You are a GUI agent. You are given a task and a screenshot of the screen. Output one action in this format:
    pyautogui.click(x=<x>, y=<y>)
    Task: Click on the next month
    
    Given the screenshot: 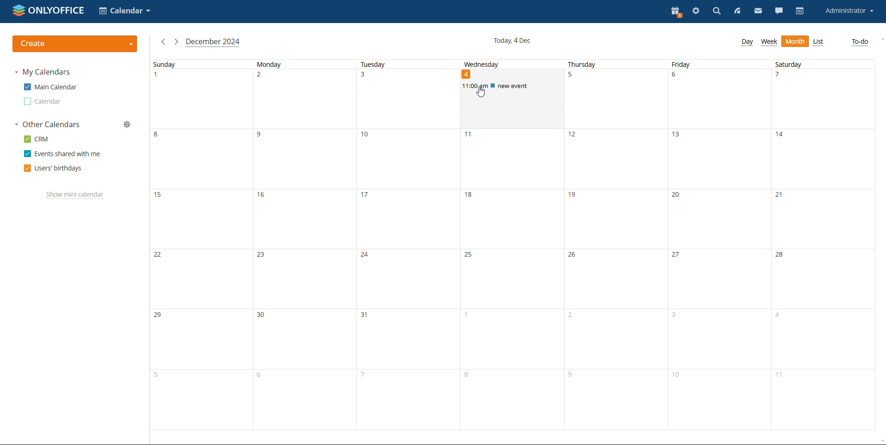 What is the action you would take?
    pyautogui.click(x=176, y=42)
    